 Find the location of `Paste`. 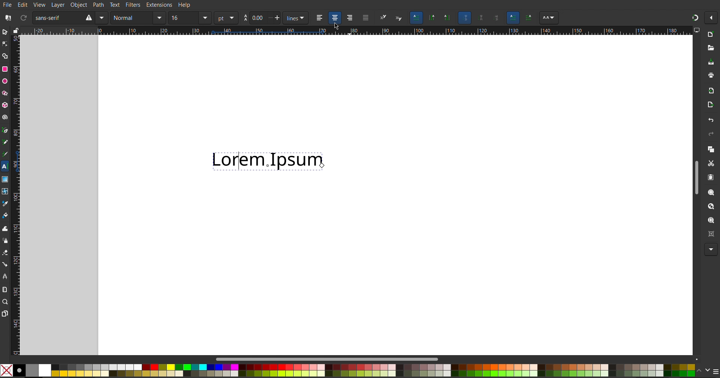

Paste is located at coordinates (710, 177).